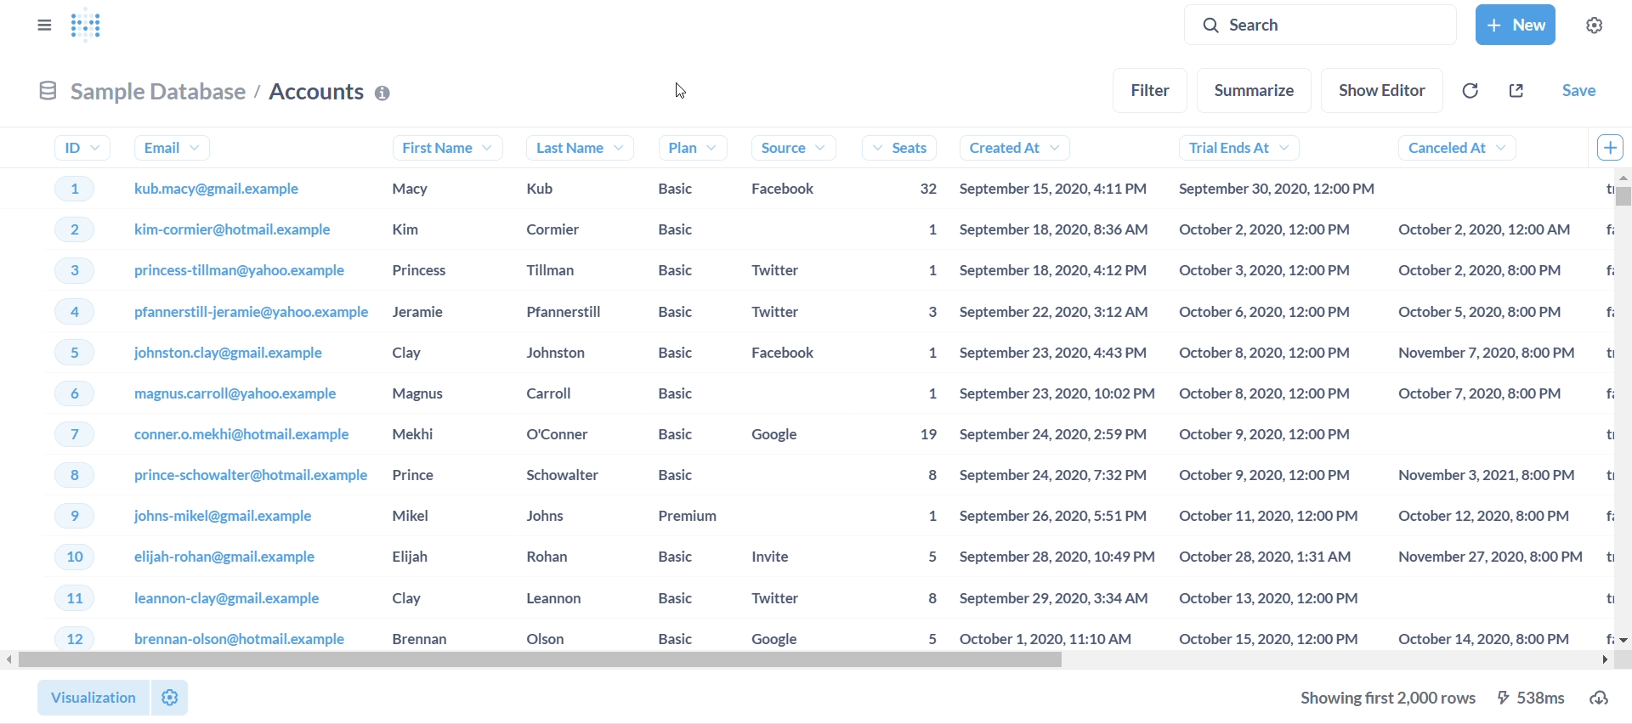 This screenshot has height=724, width=1632. What do you see at coordinates (1608, 149) in the screenshot?
I see `add column` at bounding box center [1608, 149].